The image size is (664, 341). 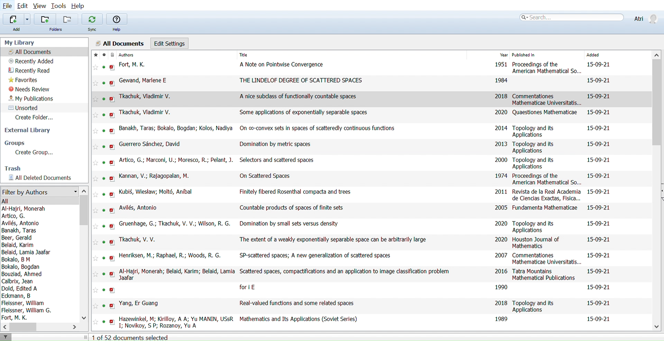 I want to click on Mathematics and Its Applications (Soviet Series), so click(x=299, y=319).